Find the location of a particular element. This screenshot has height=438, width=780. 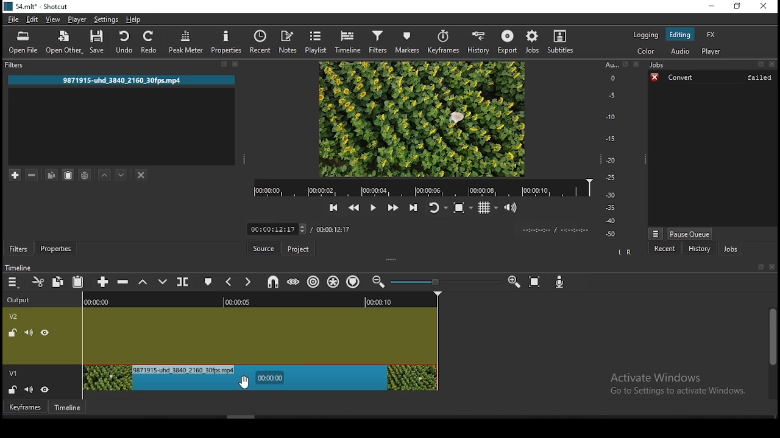

undo is located at coordinates (125, 43).